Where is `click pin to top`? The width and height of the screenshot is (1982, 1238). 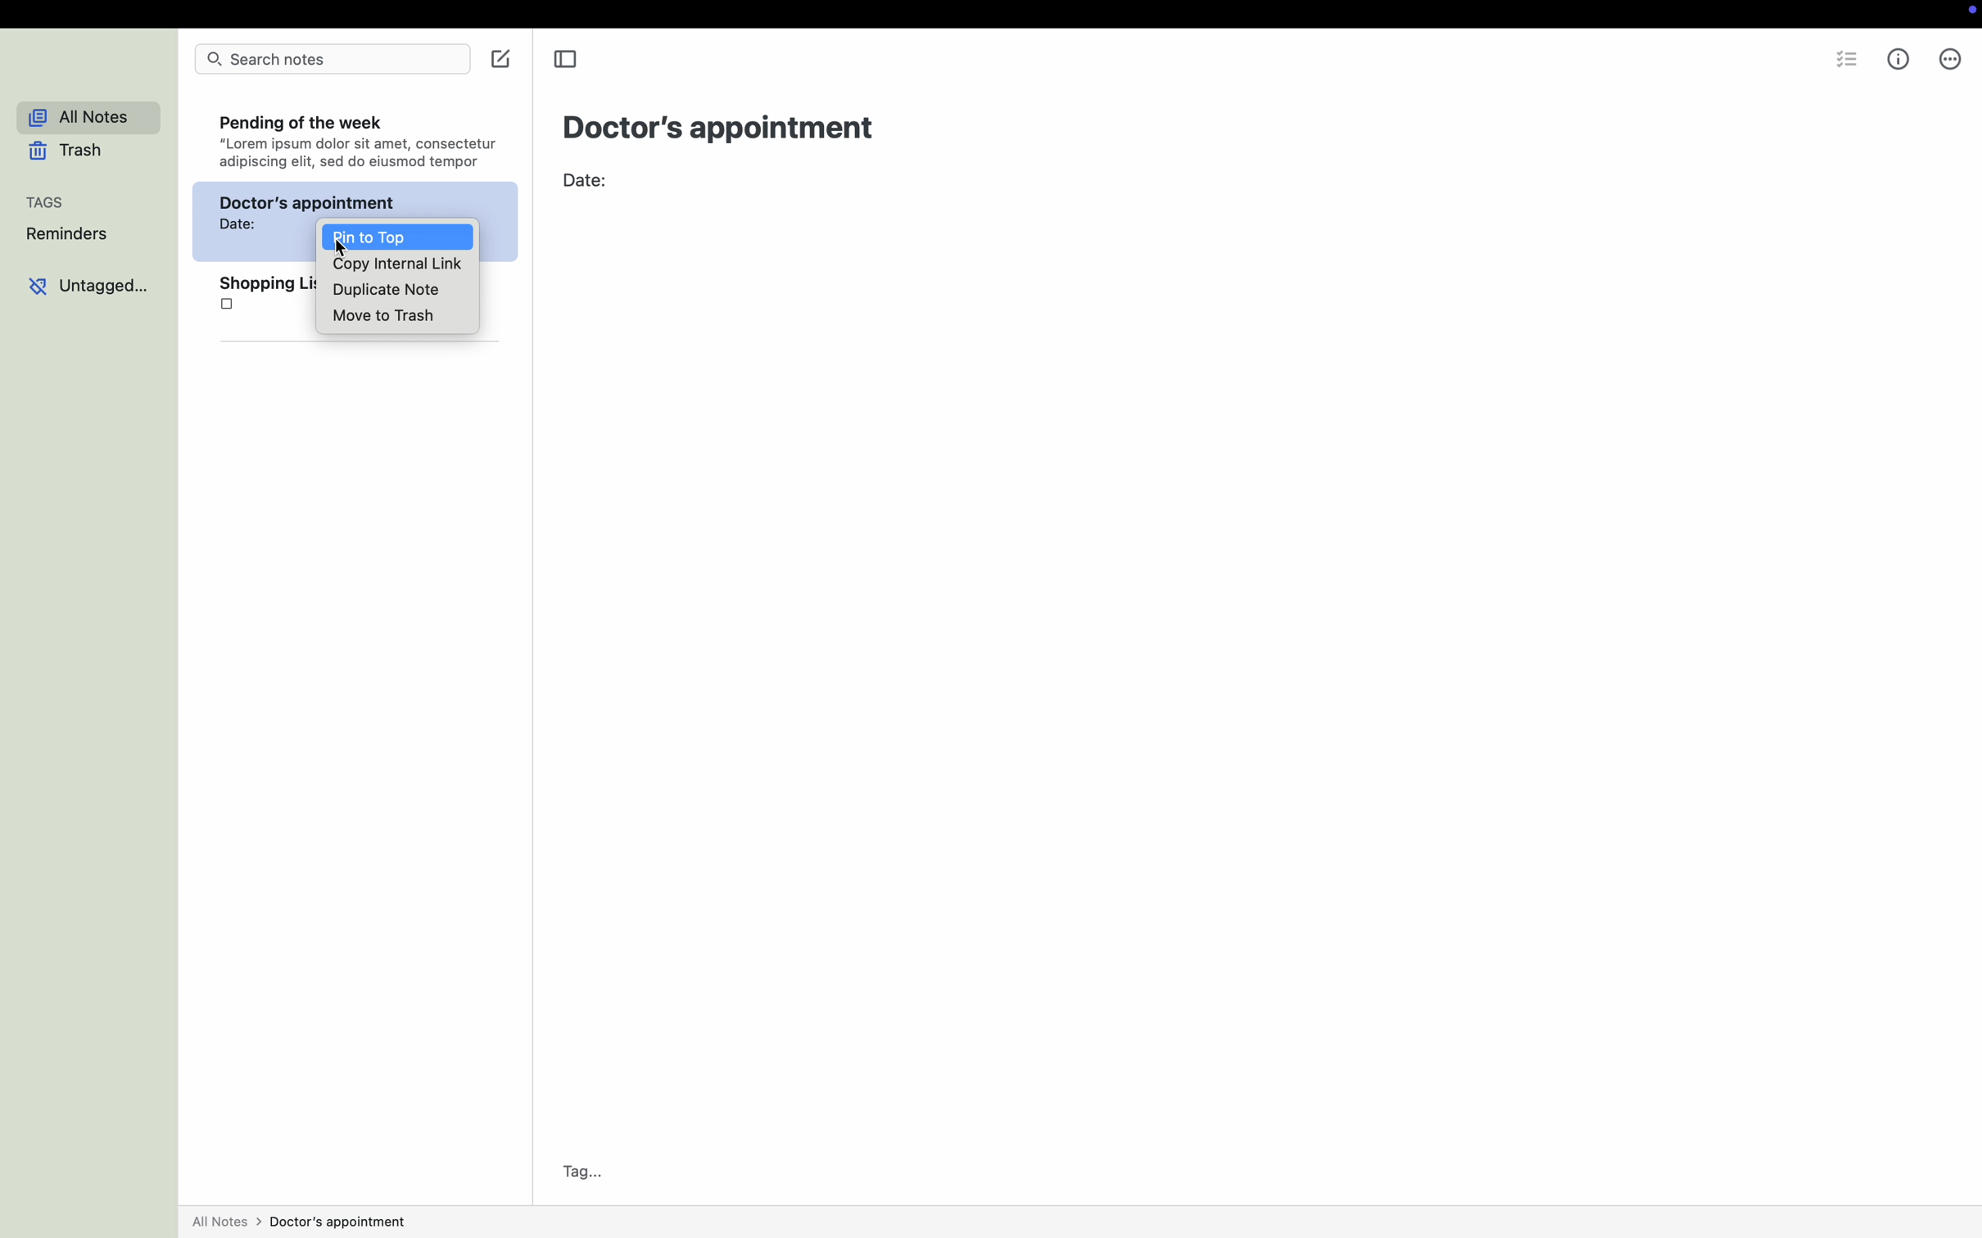
click pin to top is located at coordinates (407, 236).